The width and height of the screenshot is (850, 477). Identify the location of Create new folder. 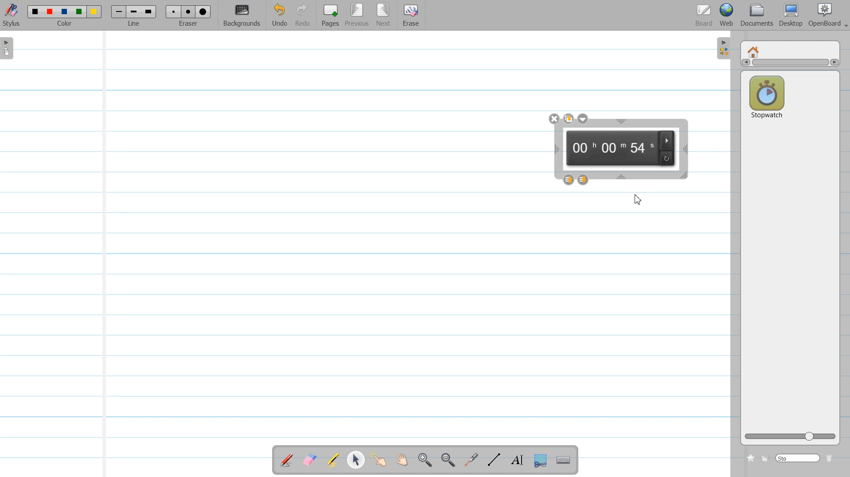
(766, 458).